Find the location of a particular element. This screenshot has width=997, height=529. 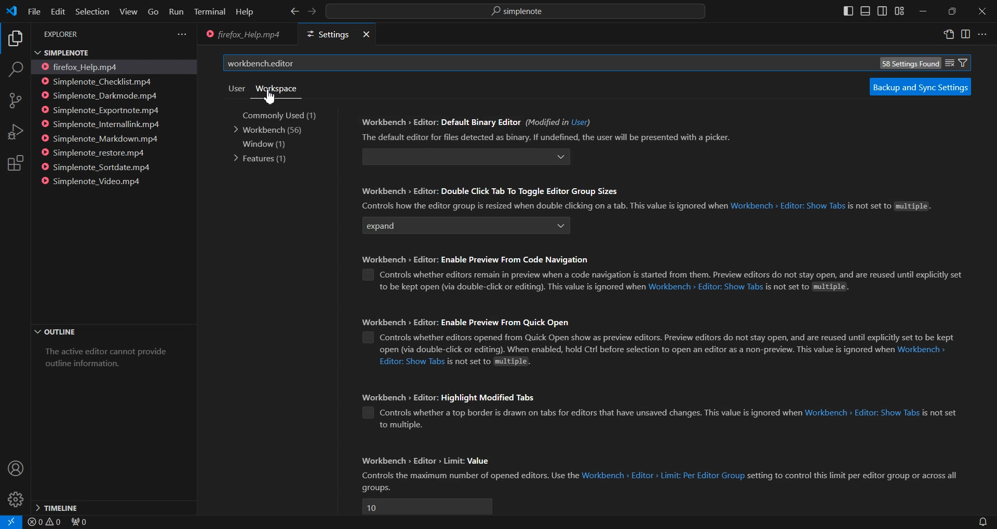

Workbench > Editor: Enable Preview From Code Navigation is located at coordinates (484, 258).